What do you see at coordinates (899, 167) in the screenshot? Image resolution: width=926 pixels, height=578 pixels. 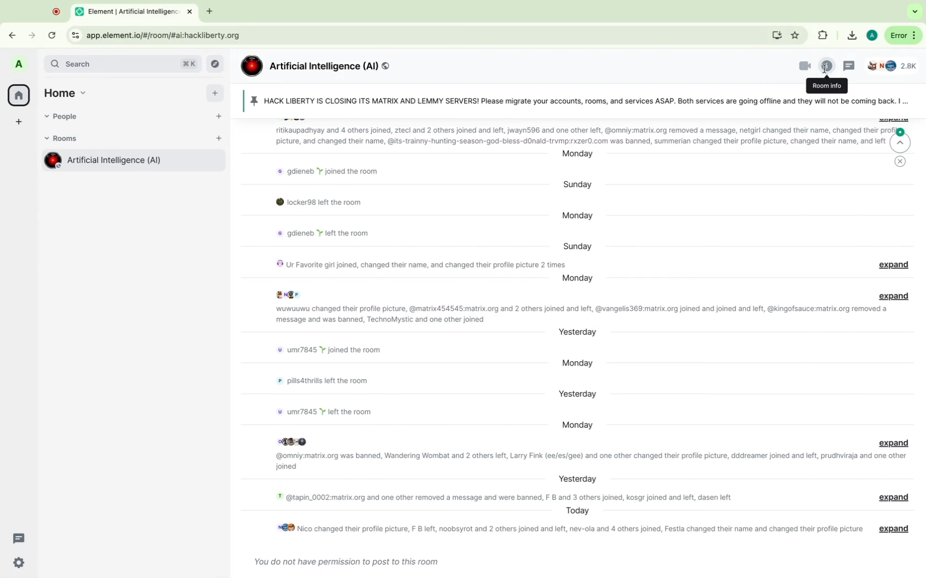 I see `mark all as read` at bounding box center [899, 167].